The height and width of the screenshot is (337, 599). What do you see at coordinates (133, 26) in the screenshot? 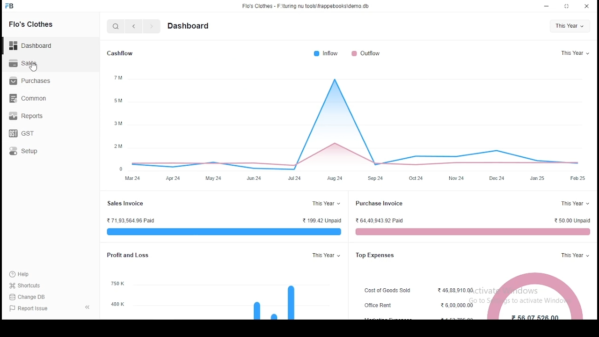
I see `previous` at bounding box center [133, 26].